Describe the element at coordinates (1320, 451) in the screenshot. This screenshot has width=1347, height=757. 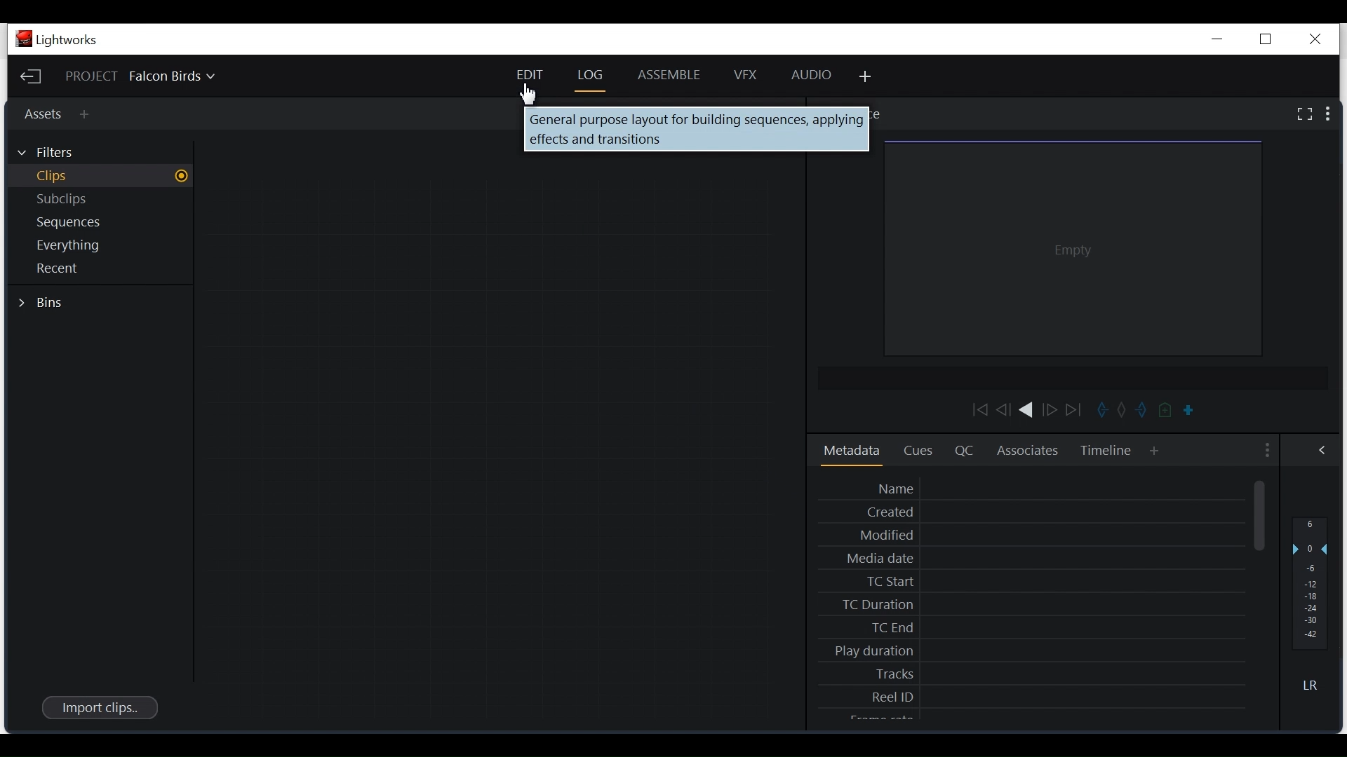
I see `Show/Hide full audio mix` at that location.